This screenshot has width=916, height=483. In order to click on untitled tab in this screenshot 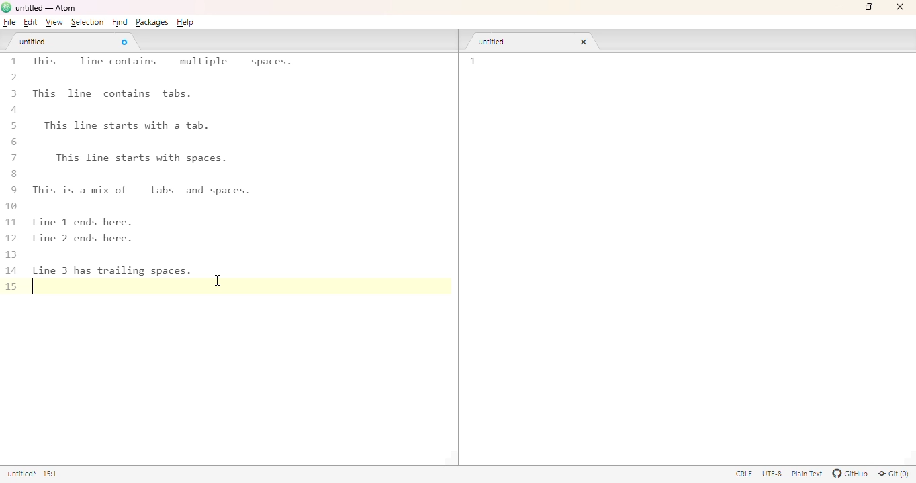, I will do `click(33, 41)`.